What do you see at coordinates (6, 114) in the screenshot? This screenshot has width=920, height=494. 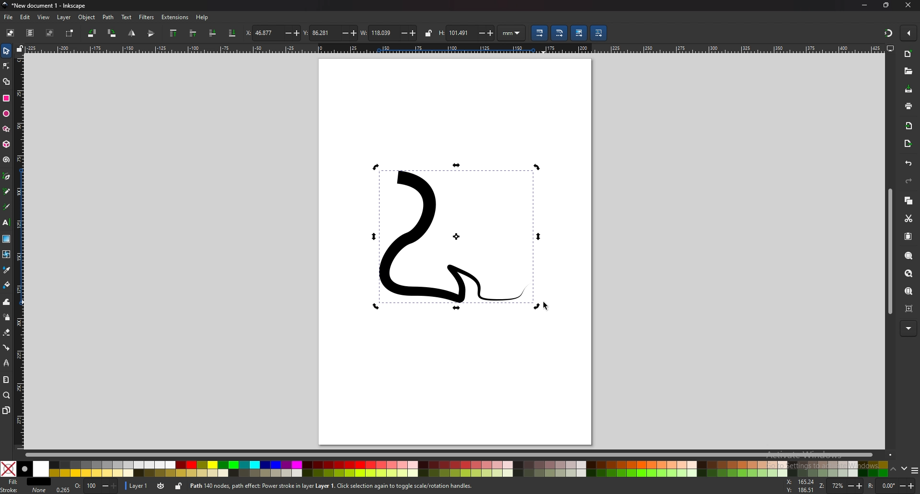 I see `ellipse` at bounding box center [6, 114].